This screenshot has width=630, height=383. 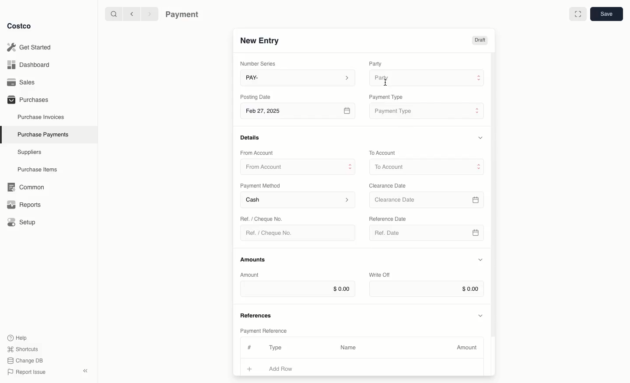 I want to click on From Account, so click(x=298, y=166).